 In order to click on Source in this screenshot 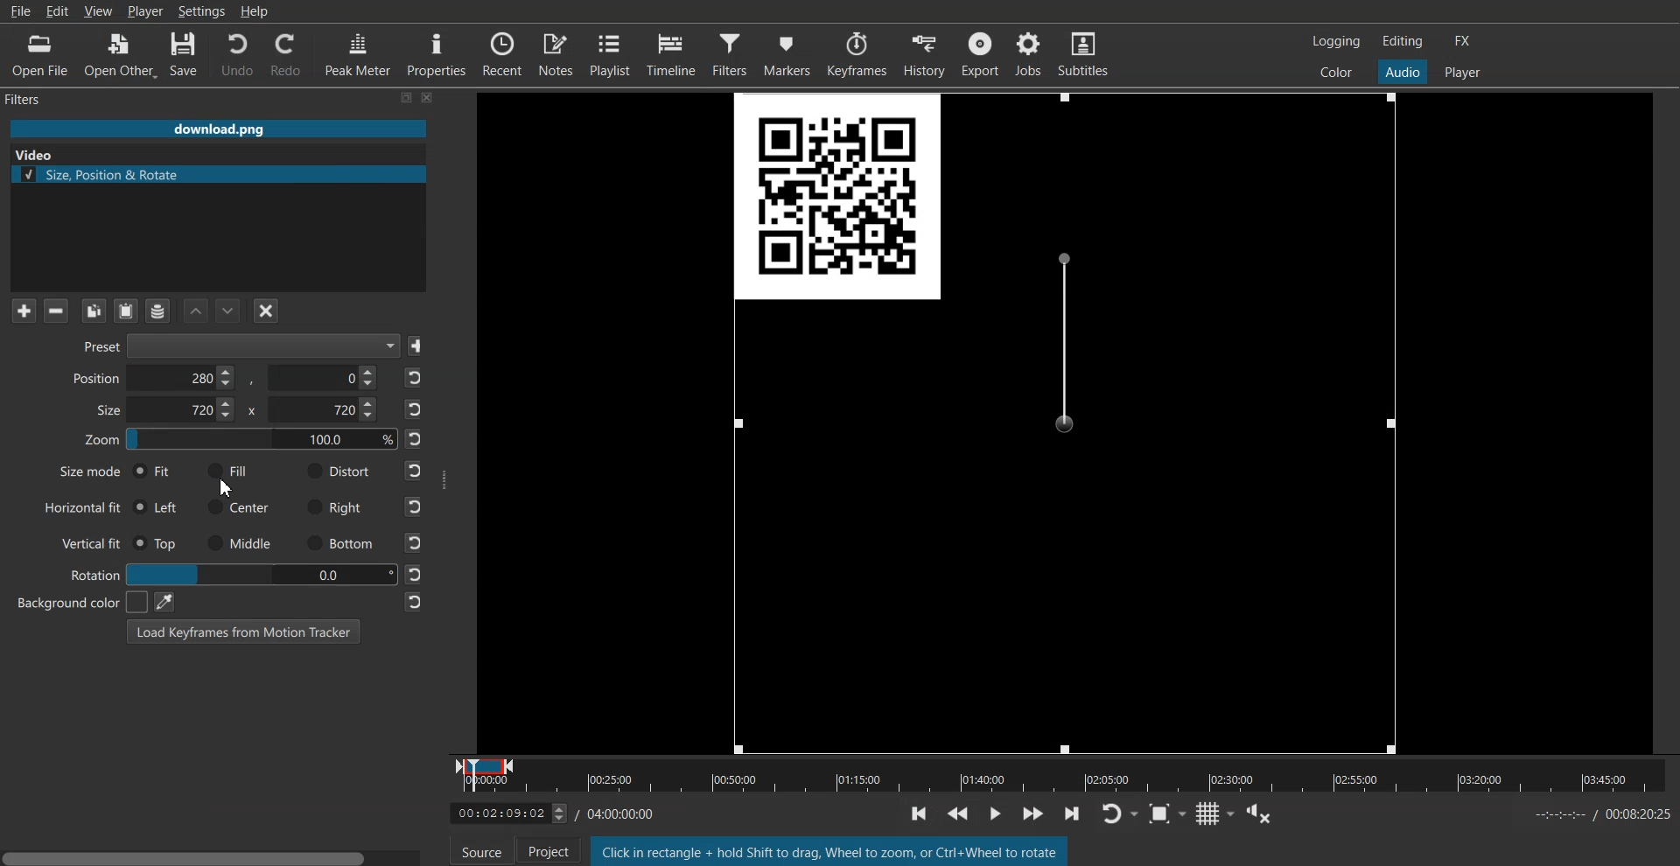, I will do `click(482, 853)`.